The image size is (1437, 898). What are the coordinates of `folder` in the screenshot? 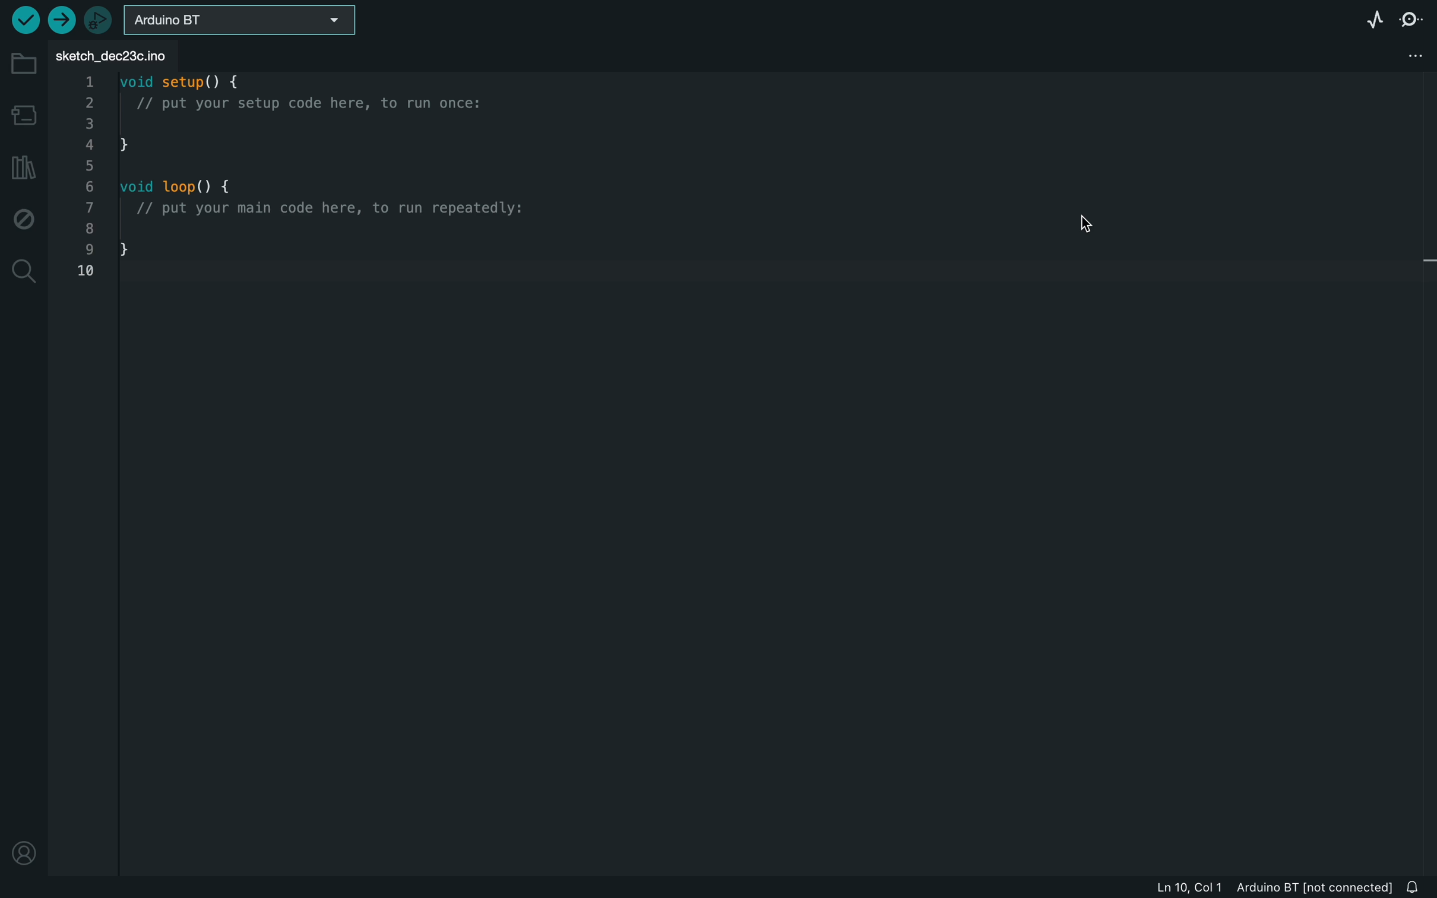 It's located at (24, 65).